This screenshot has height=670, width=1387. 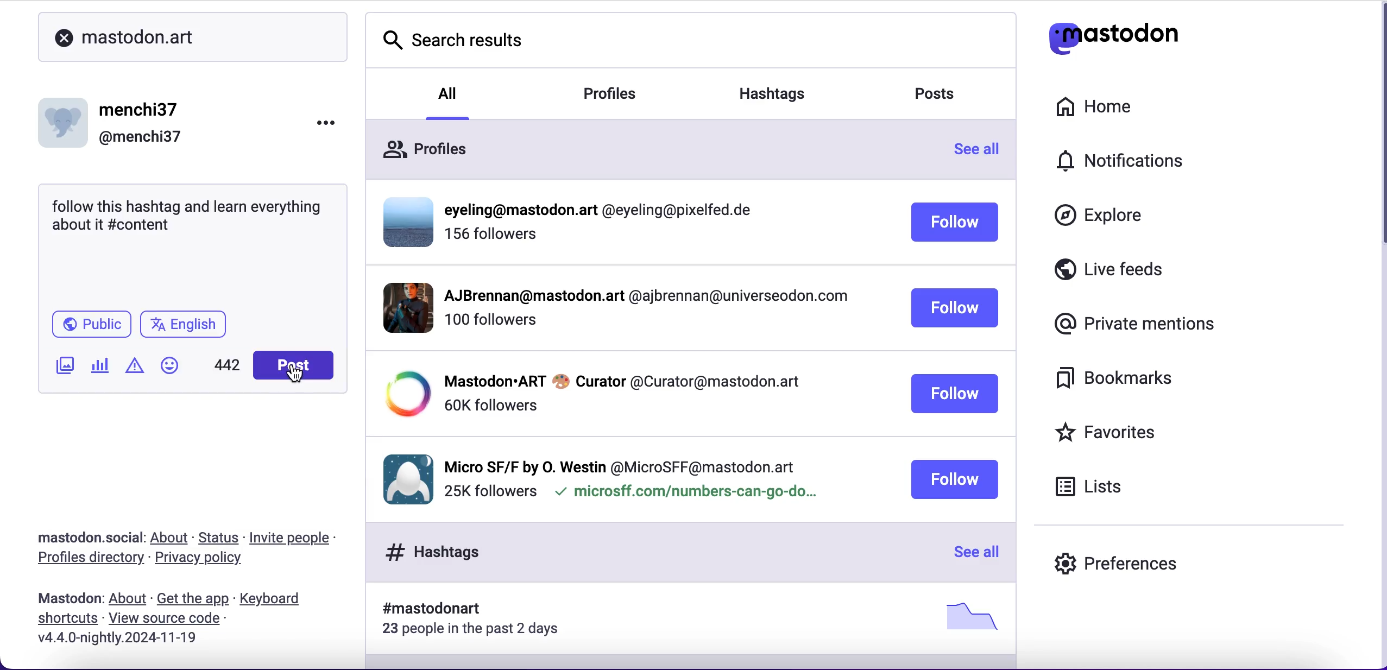 I want to click on display picture, so click(x=404, y=477).